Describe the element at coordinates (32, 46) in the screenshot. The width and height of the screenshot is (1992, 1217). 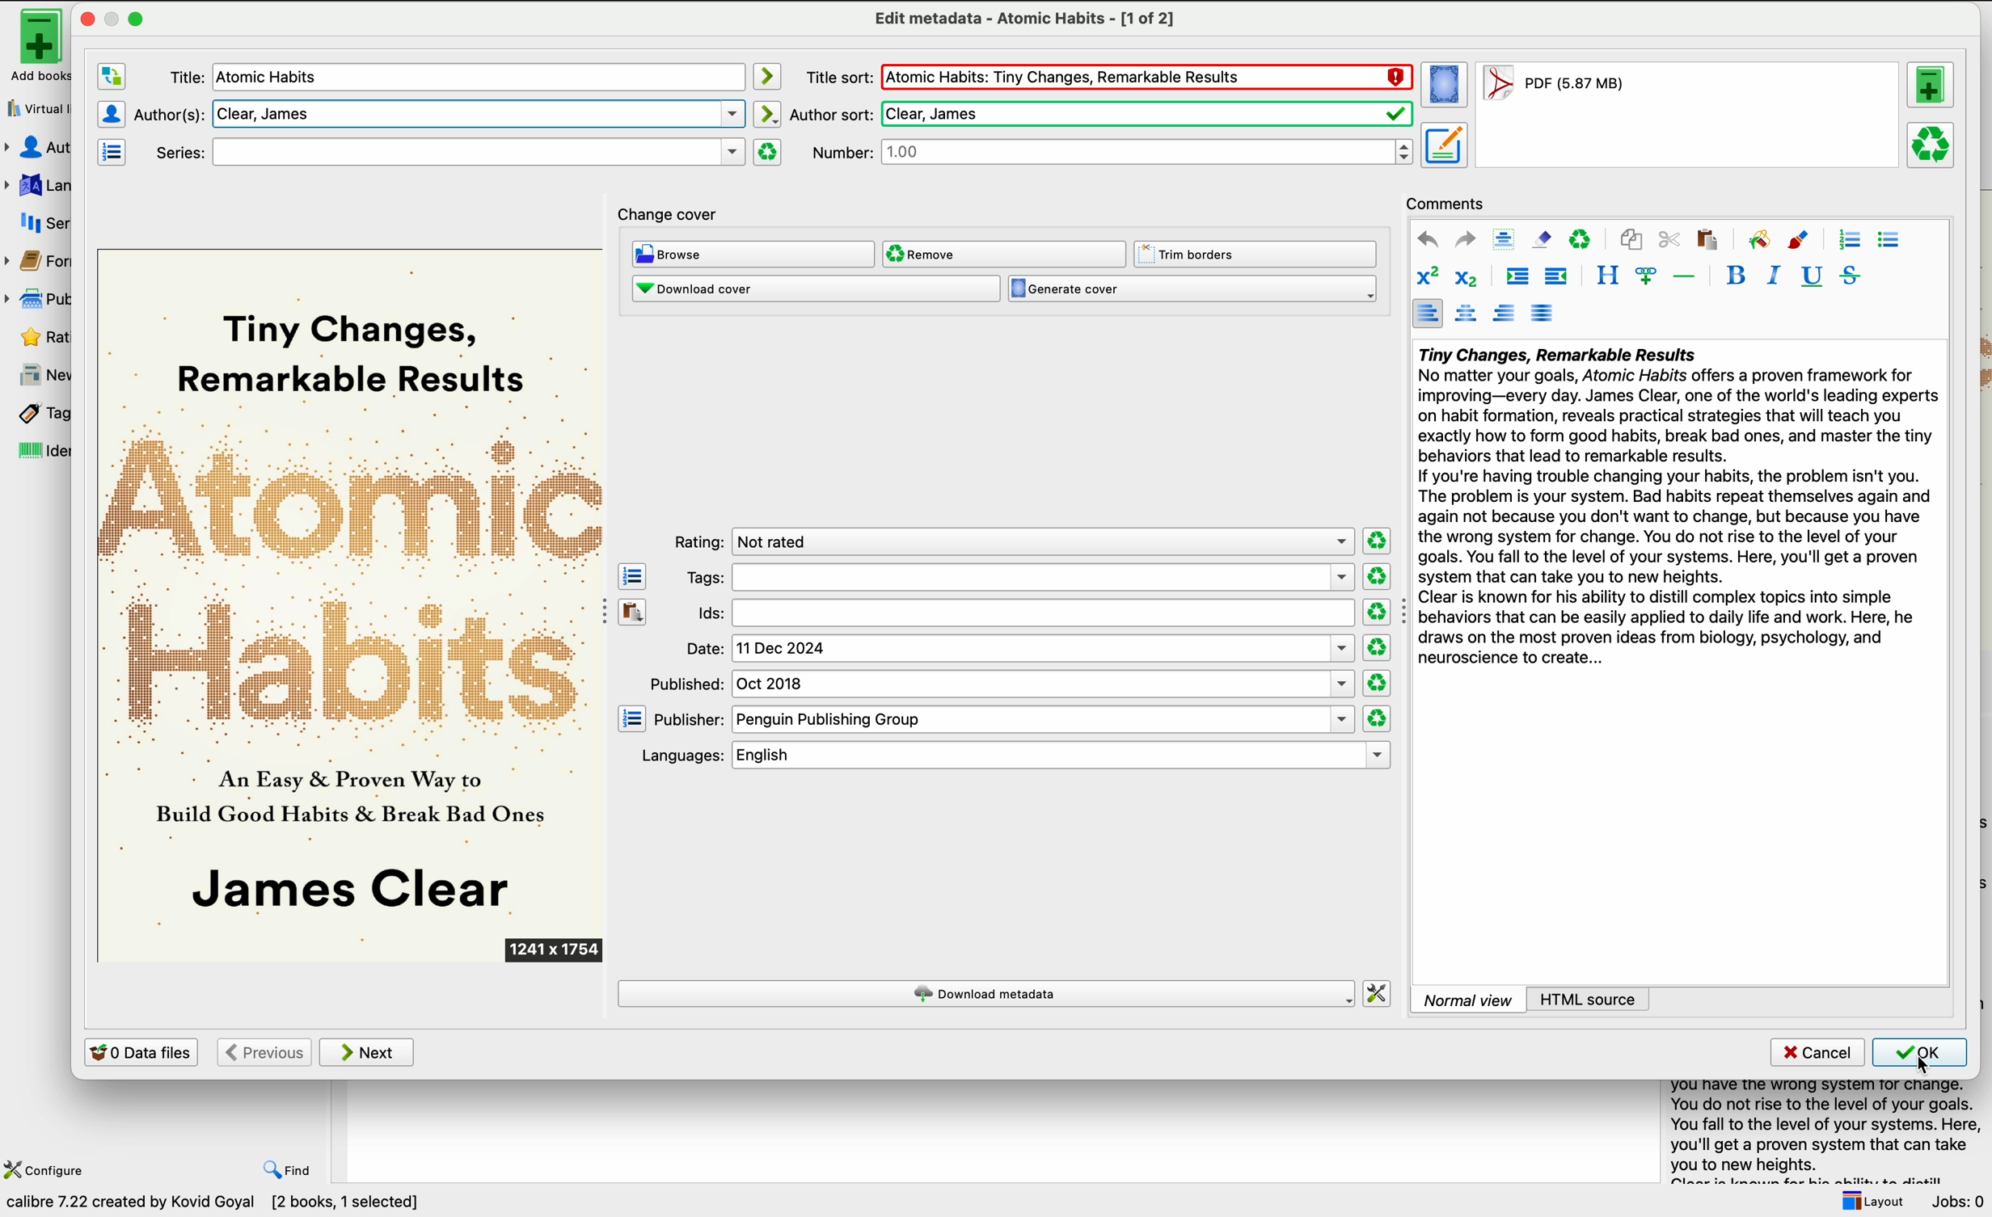
I see `add books` at that location.